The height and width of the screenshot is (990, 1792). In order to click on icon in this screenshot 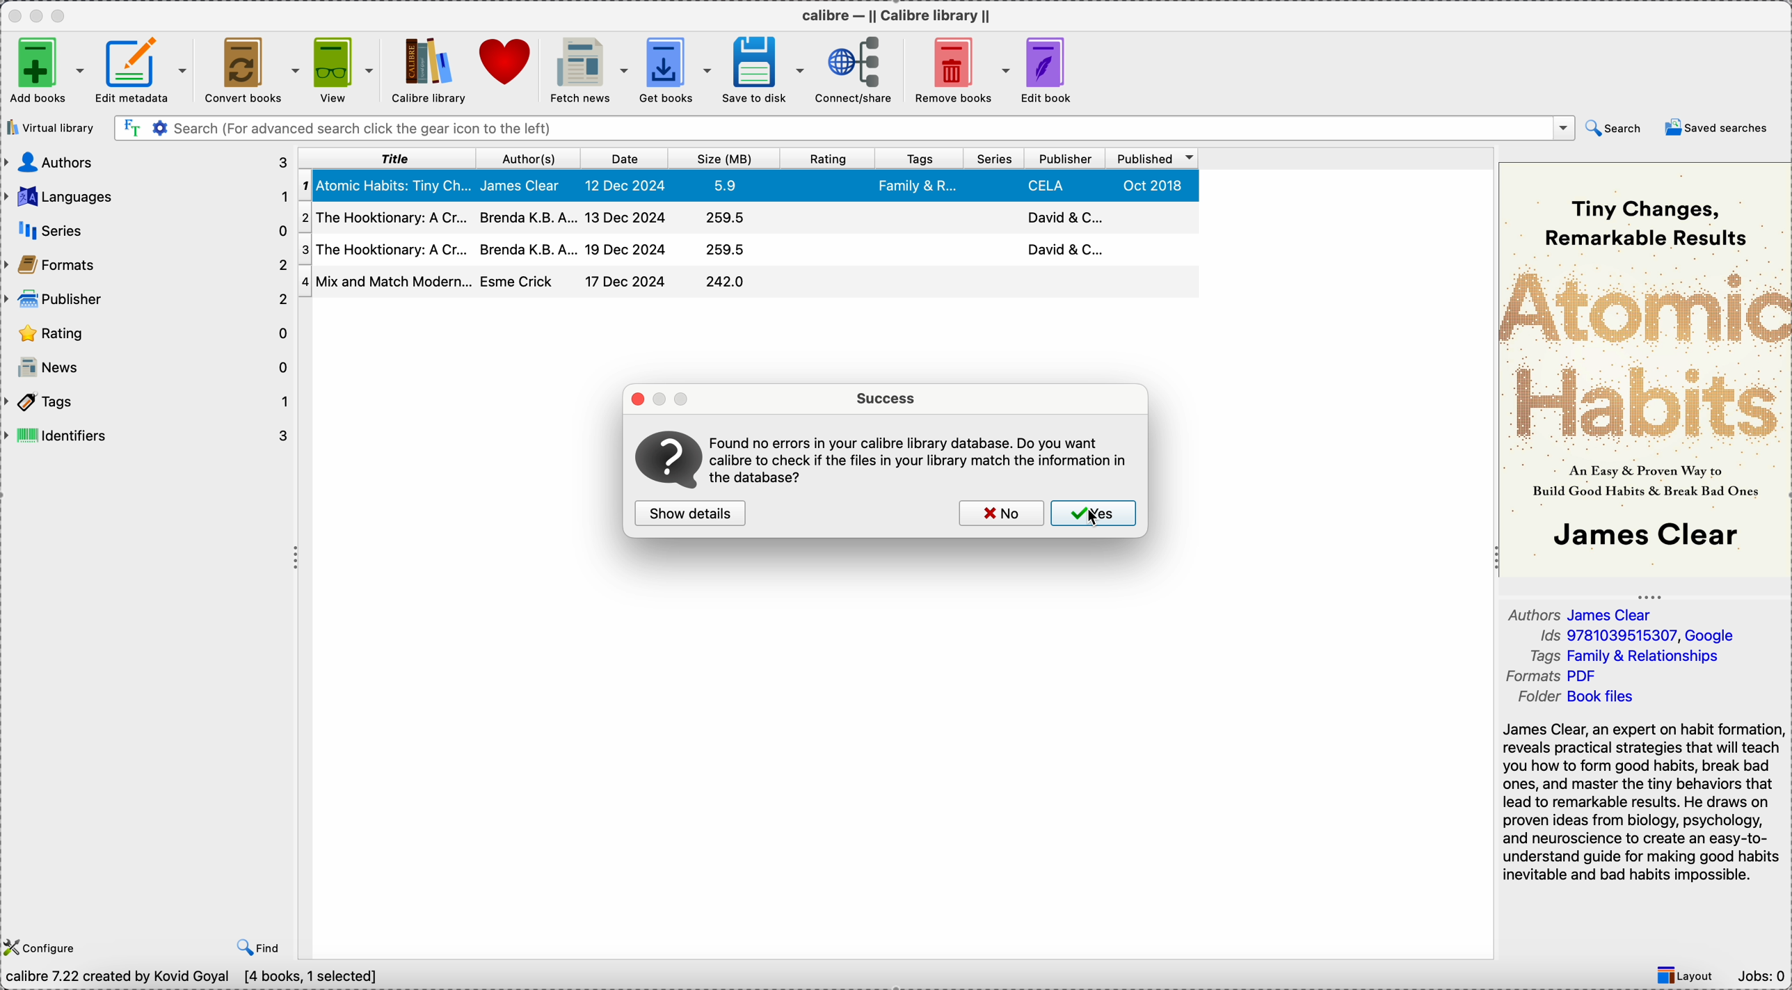, I will do `click(664, 459)`.